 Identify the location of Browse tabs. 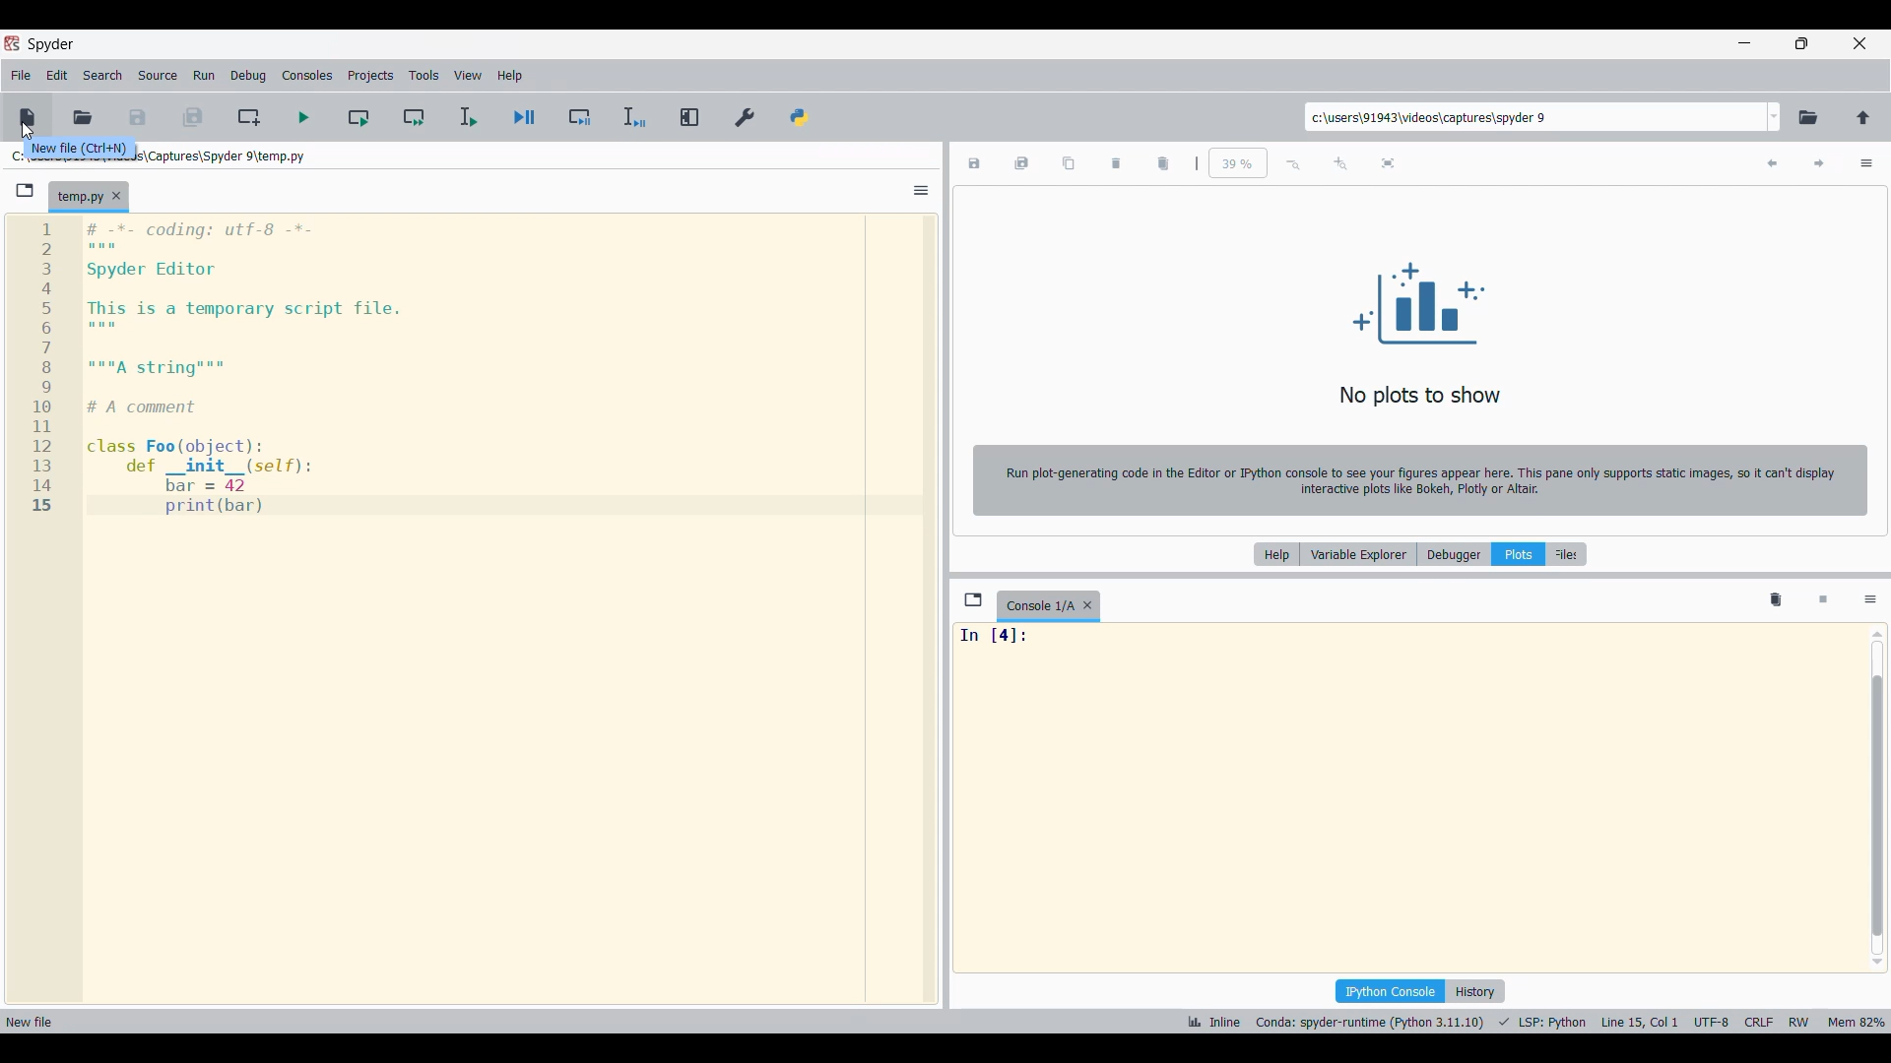
(26, 191).